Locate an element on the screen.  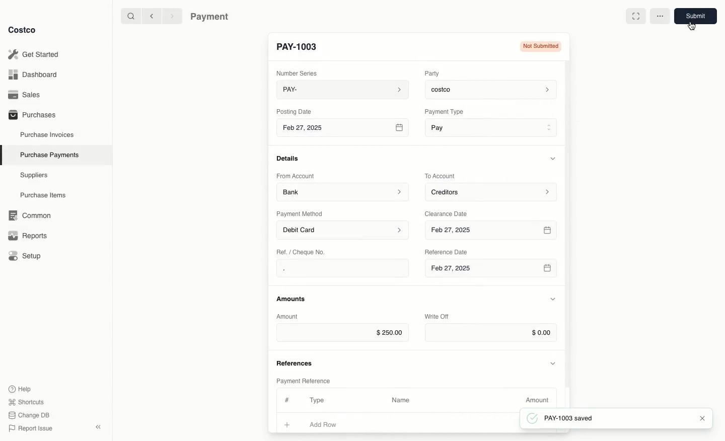
Debit Card is located at coordinates (343, 231).